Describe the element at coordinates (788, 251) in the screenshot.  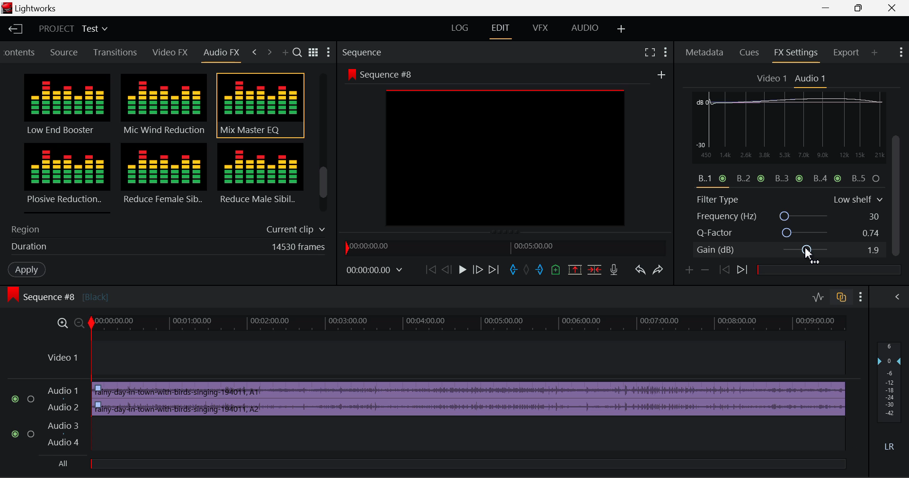
I see `Gain (dB)` at that location.